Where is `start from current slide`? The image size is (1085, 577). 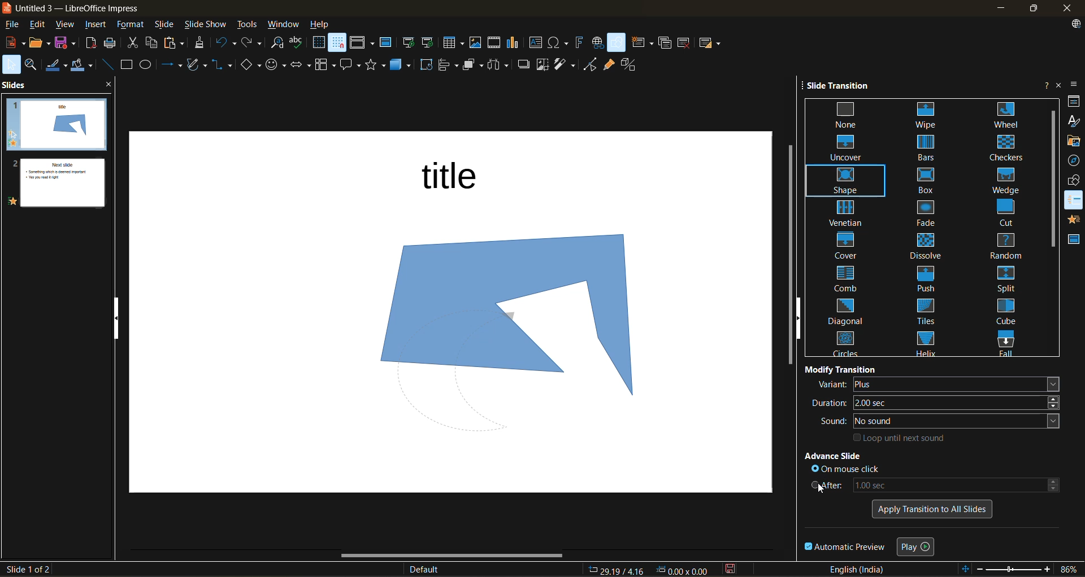 start from current slide is located at coordinates (429, 42).